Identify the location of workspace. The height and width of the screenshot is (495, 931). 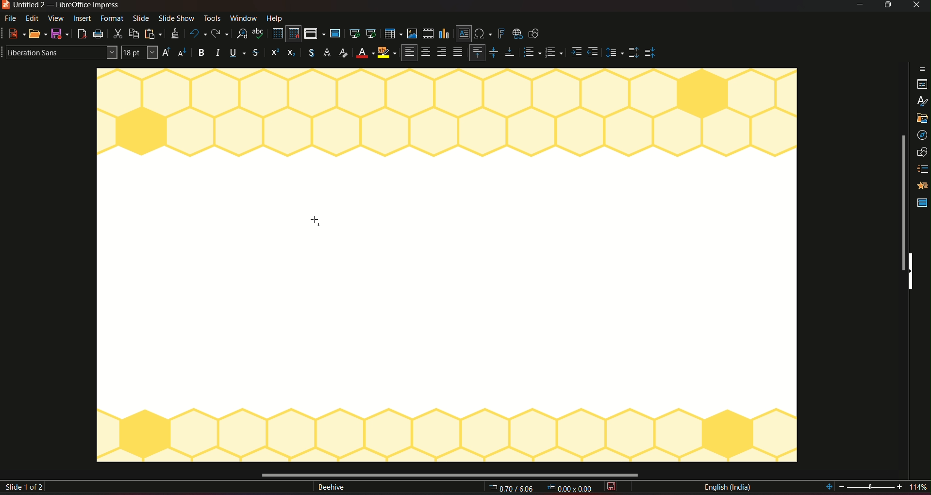
(446, 266).